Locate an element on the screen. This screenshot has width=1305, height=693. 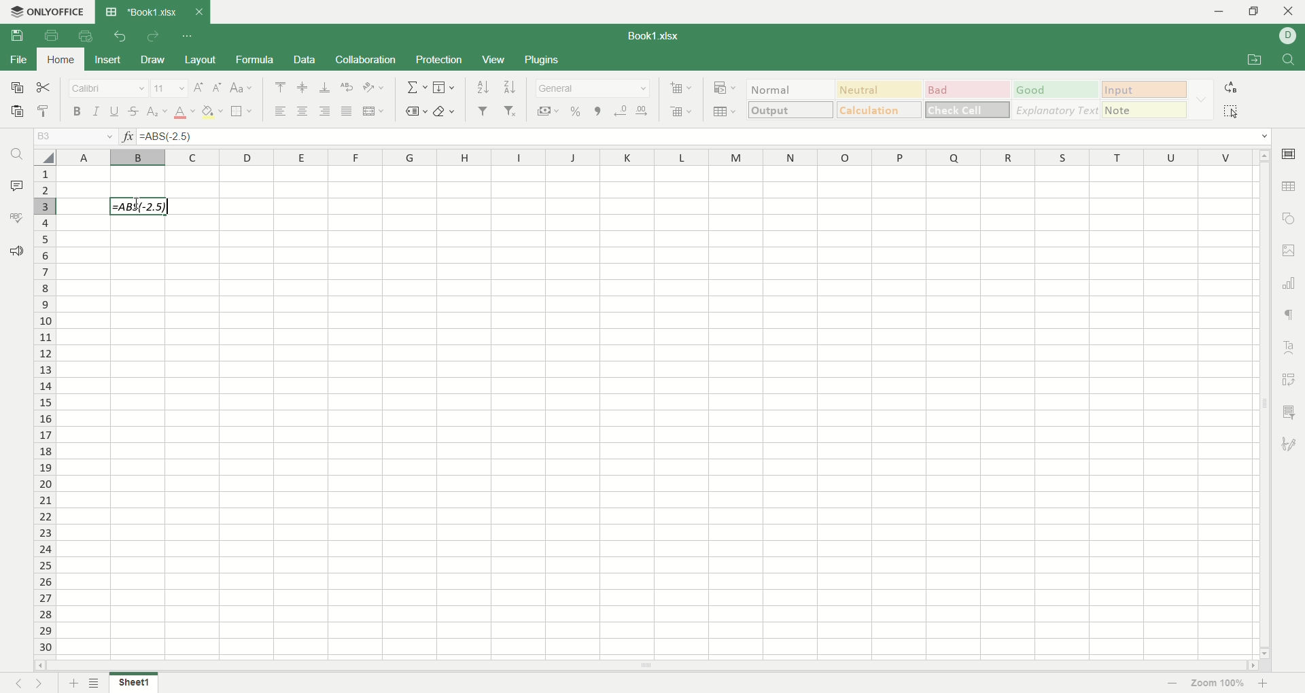
change case is located at coordinates (243, 88).